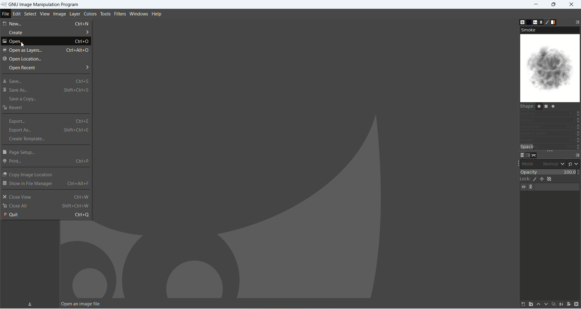 The image size is (581, 309). What do you see at coordinates (120, 13) in the screenshot?
I see `Filters` at bounding box center [120, 13].